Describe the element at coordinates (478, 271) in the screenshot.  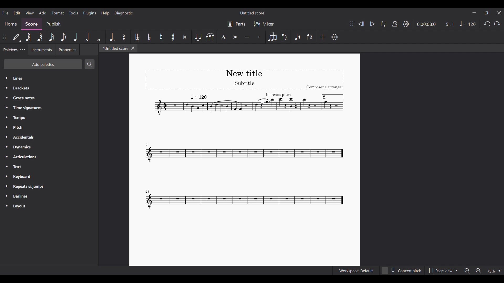
I see `Zoom in` at that location.